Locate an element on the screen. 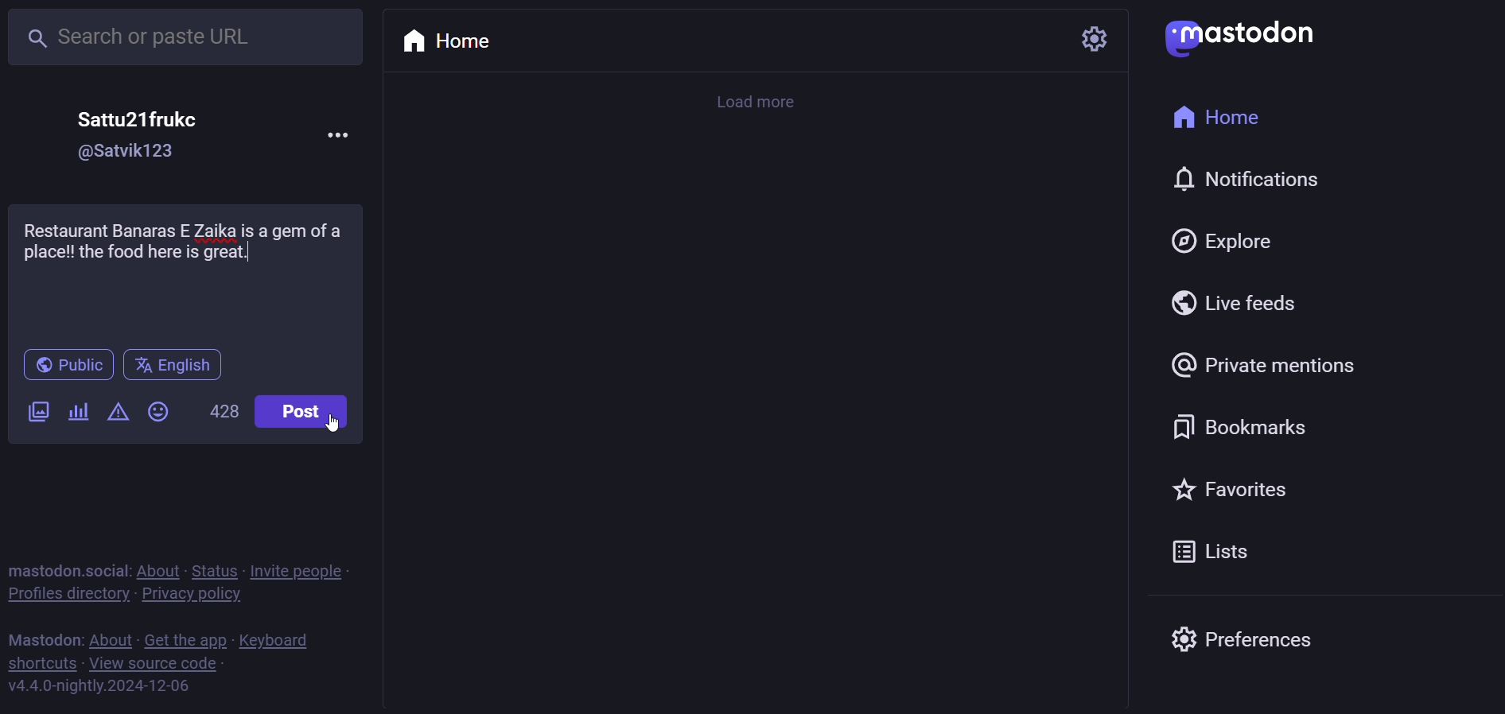  post is located at coordinates (304, 410).